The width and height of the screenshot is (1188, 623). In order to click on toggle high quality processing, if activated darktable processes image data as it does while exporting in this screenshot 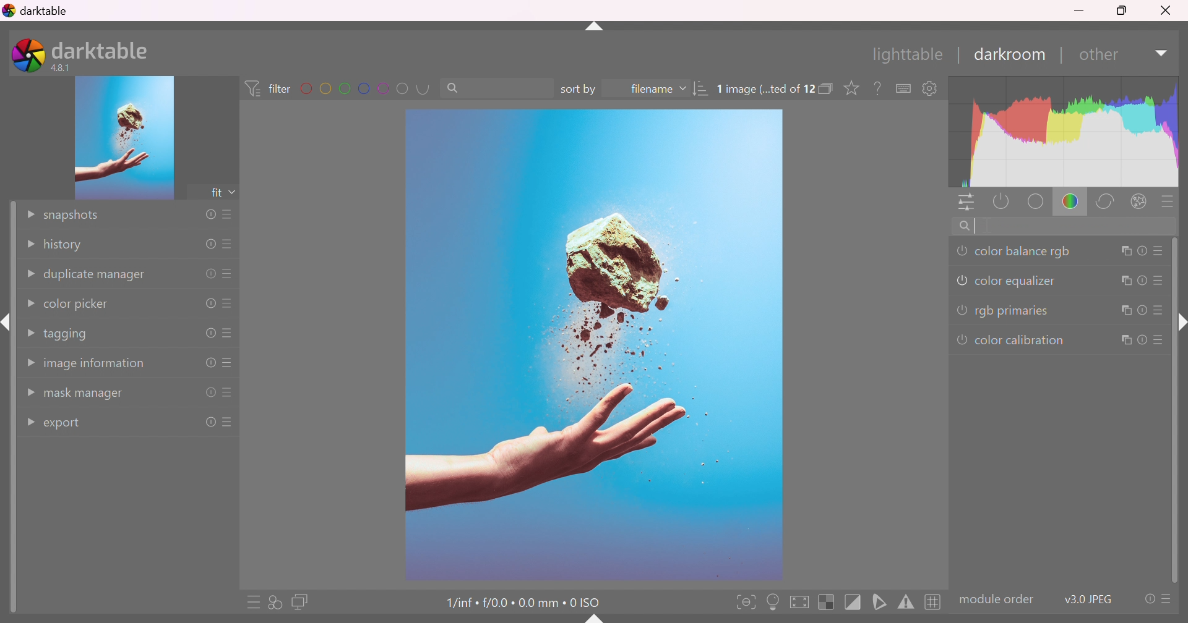, I will do `click(801, 602)`.